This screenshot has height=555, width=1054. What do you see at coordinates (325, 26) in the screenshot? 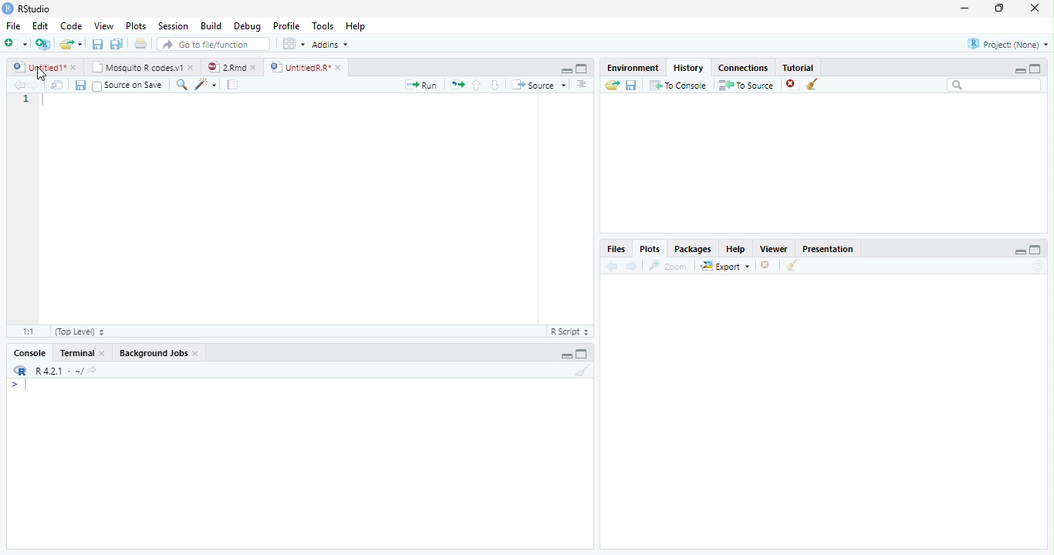
I see `Tools` at bounding box center [325, 26].